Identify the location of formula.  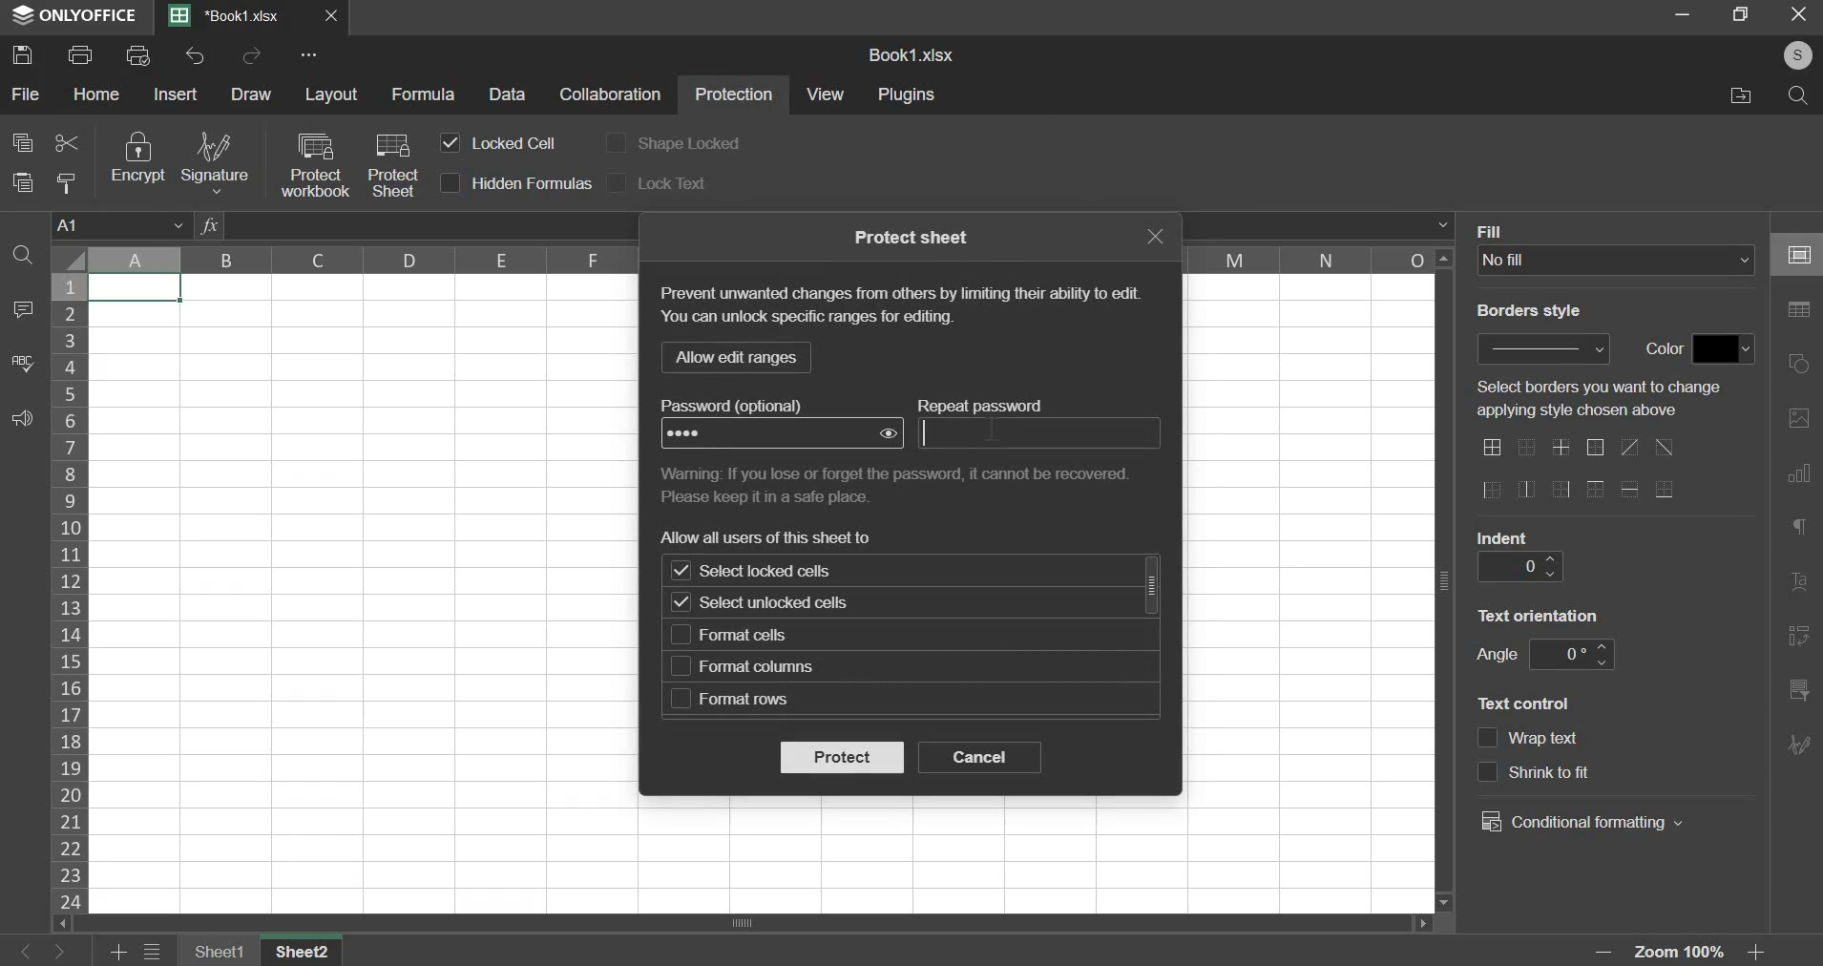
(423, 94).